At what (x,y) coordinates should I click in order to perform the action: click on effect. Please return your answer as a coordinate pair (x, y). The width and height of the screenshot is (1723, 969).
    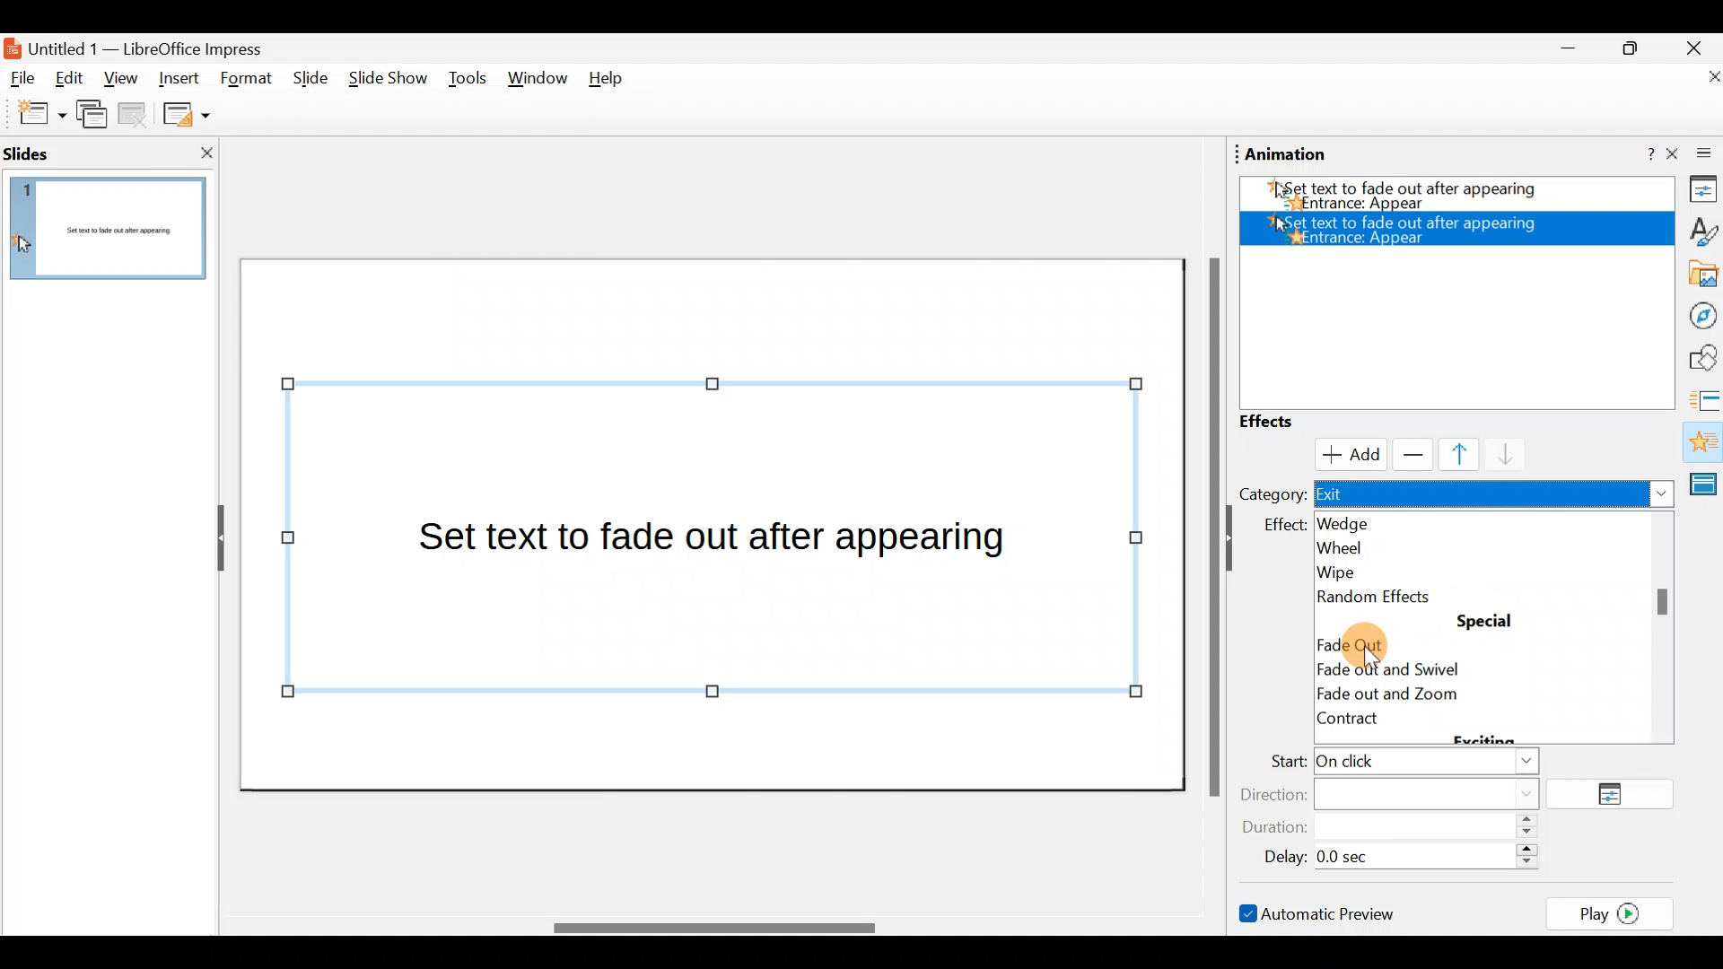
    Looking at the image, I should click on (1283, 525).